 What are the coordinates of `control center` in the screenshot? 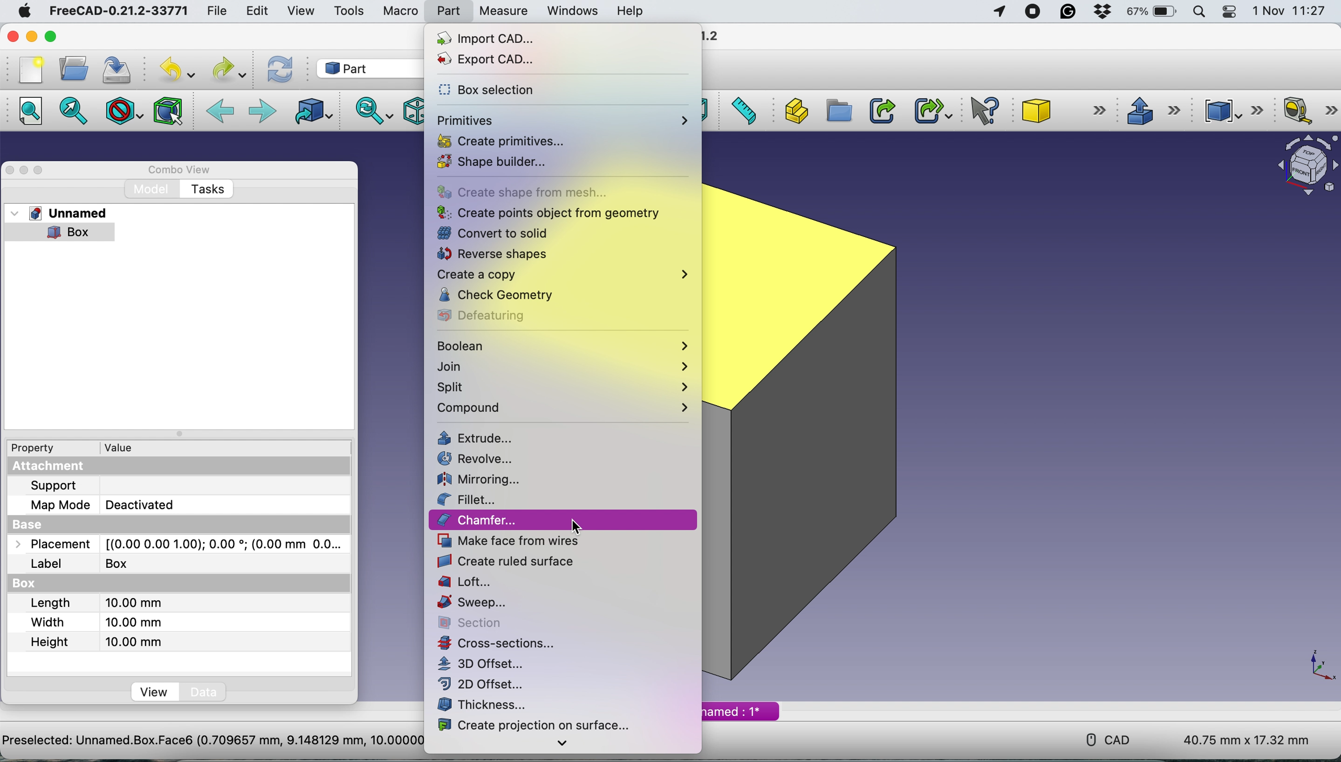 It's located at (1231, 13).